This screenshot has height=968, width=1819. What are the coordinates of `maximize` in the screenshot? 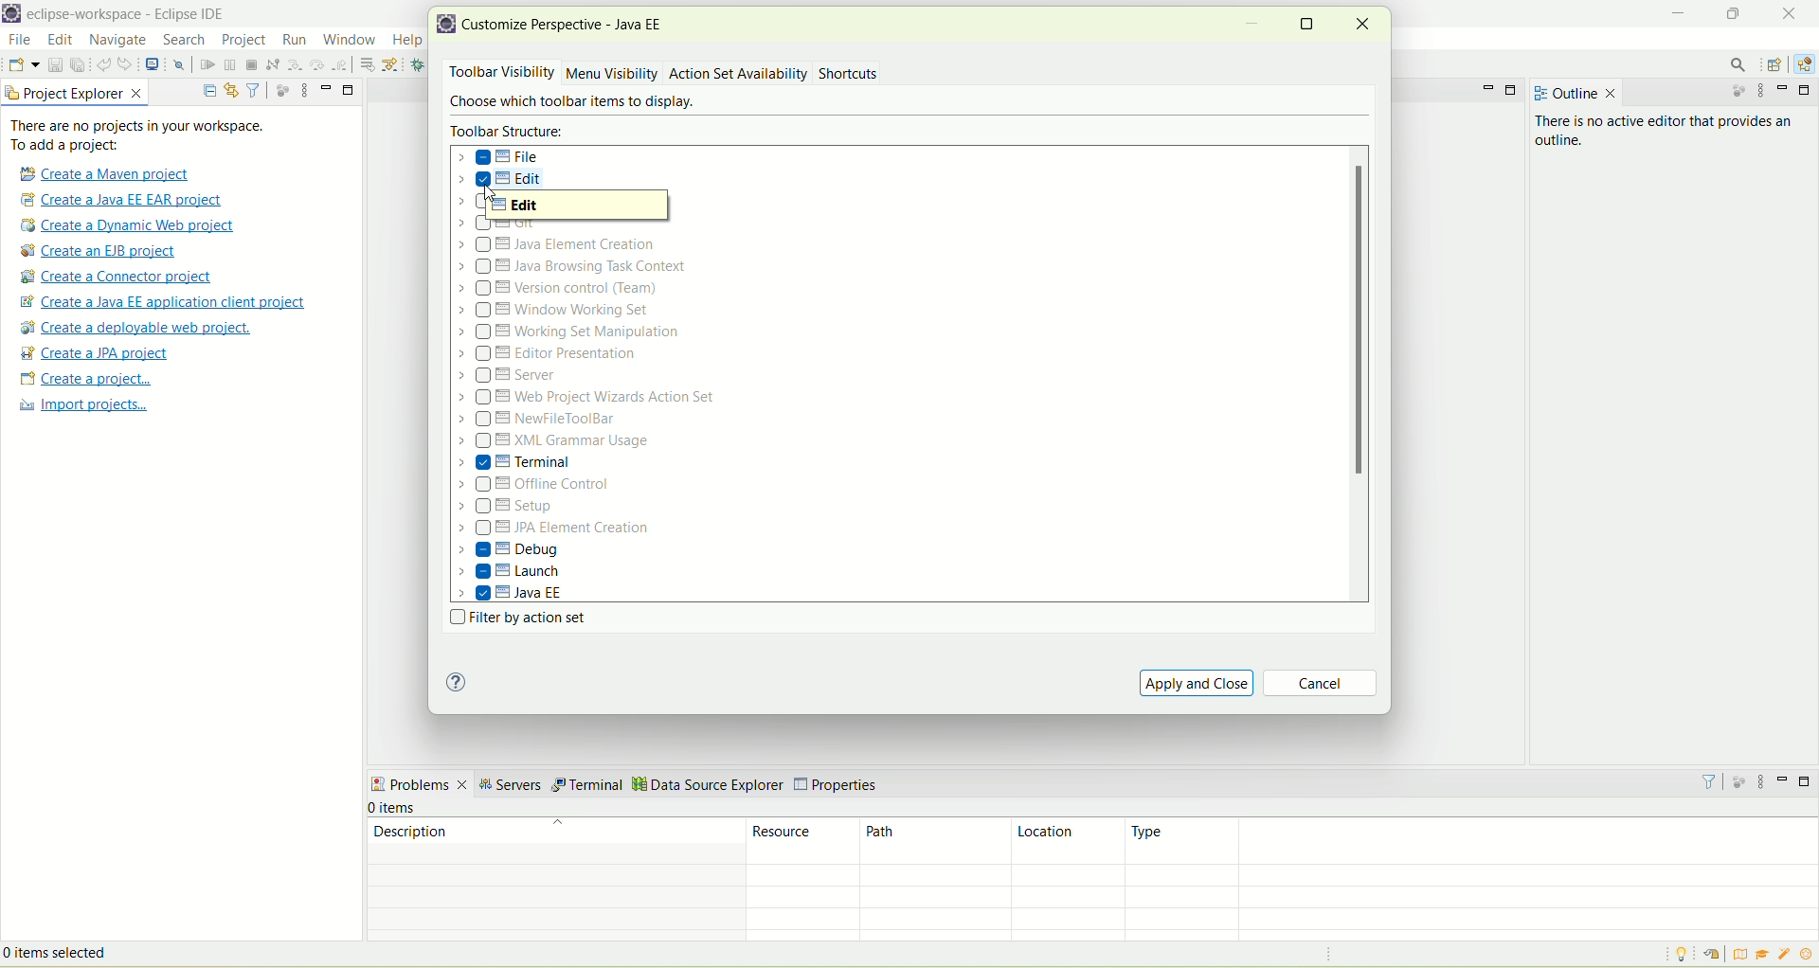 It's located at (1806, 781).